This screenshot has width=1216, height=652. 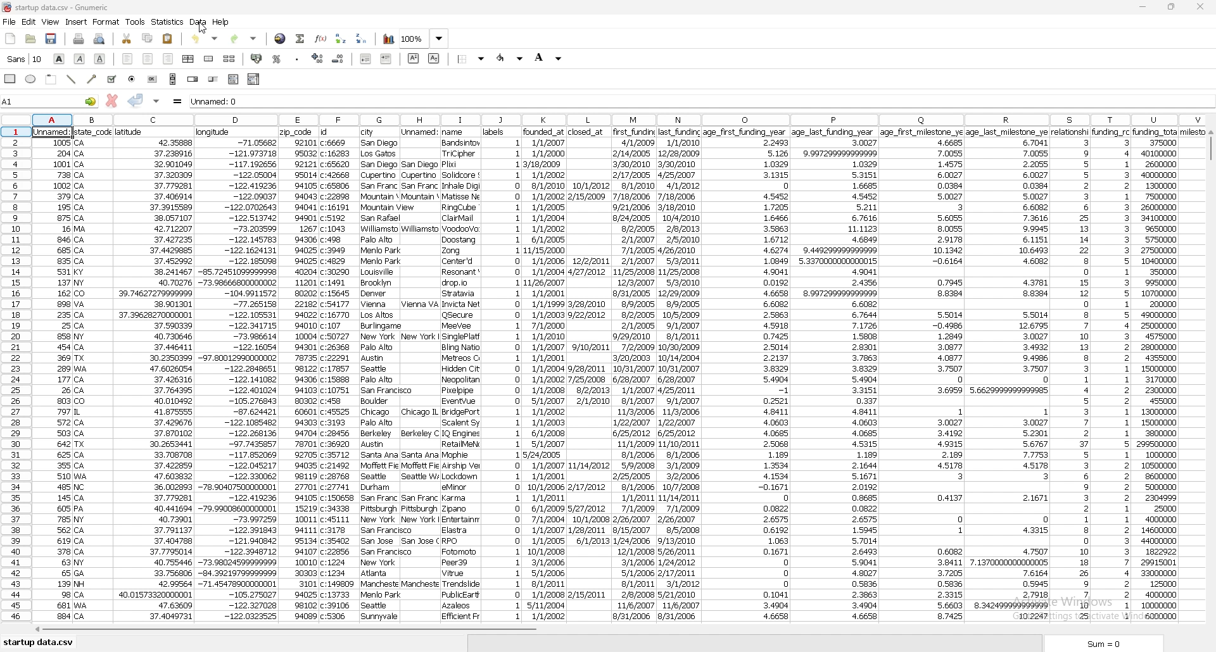 What do you see at coordinates (111, 79) in the screenshot?
I see `tickbox` at bounding box center [111, 79].